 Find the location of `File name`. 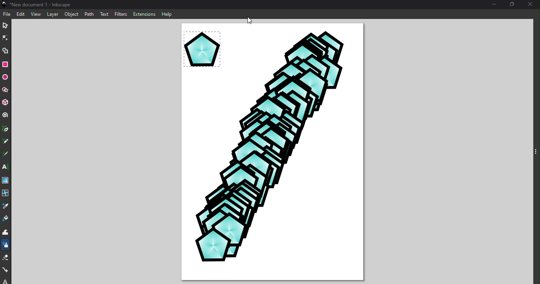

File name is located at coordinates (36, 4).